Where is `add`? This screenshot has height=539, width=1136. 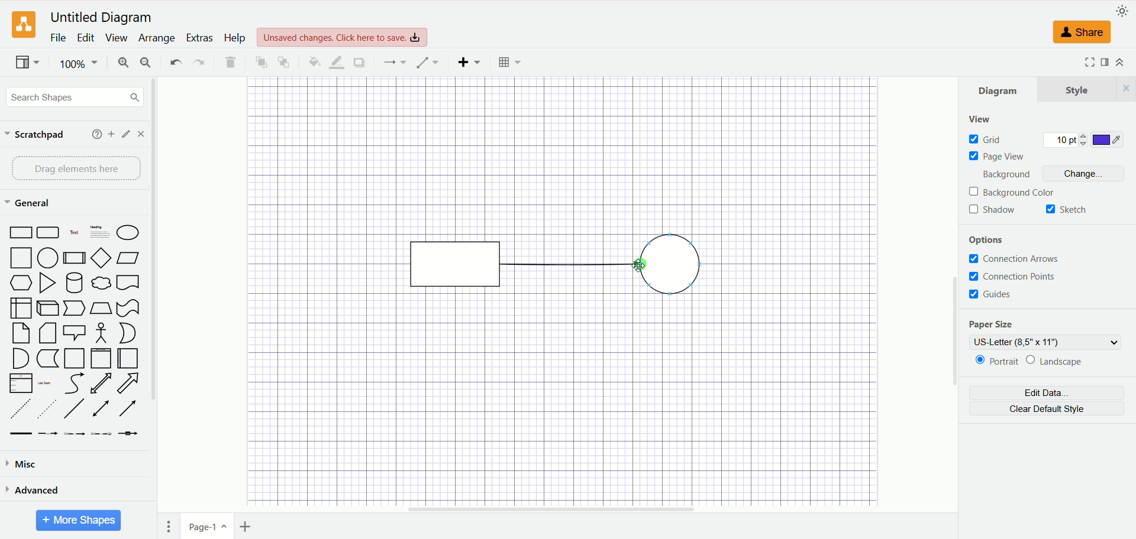
add is located at coordinates (110, 134).